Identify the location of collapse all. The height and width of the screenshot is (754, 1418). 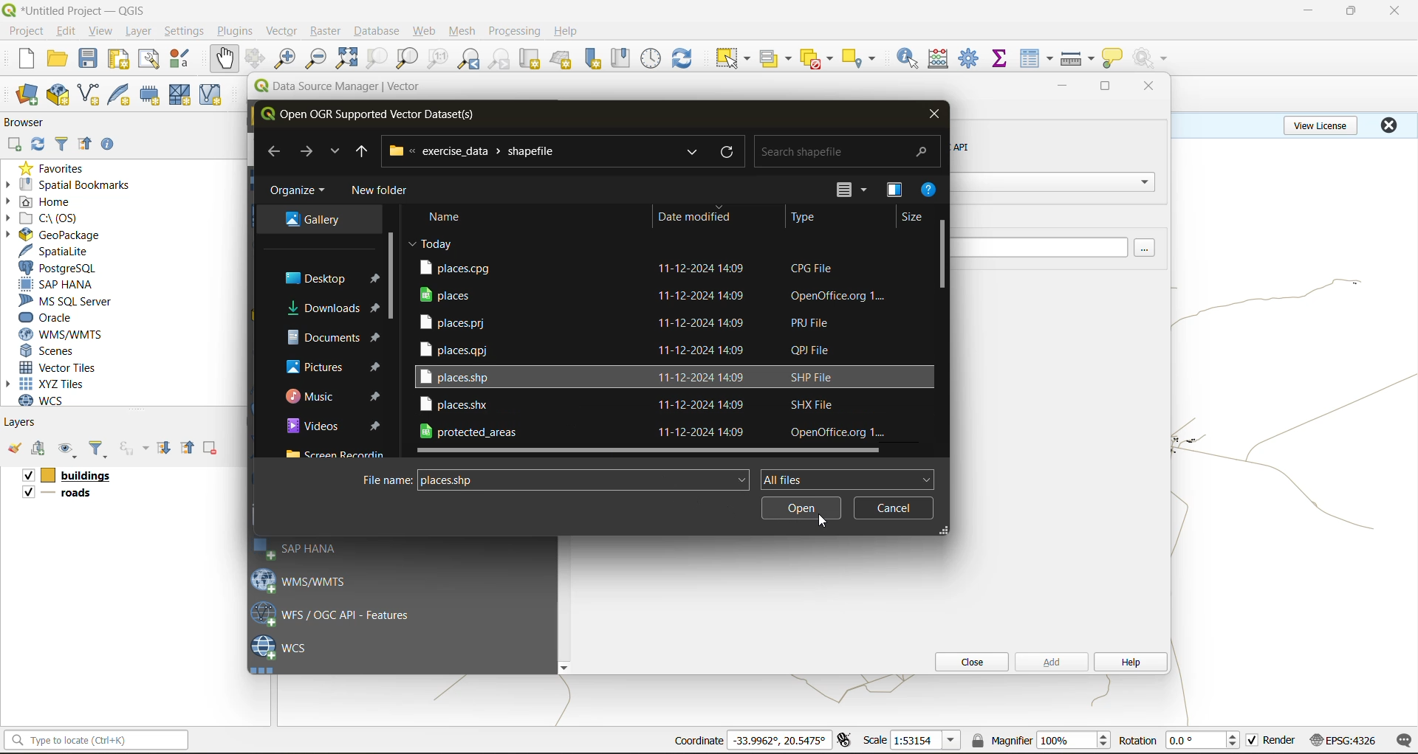
(85, 147).